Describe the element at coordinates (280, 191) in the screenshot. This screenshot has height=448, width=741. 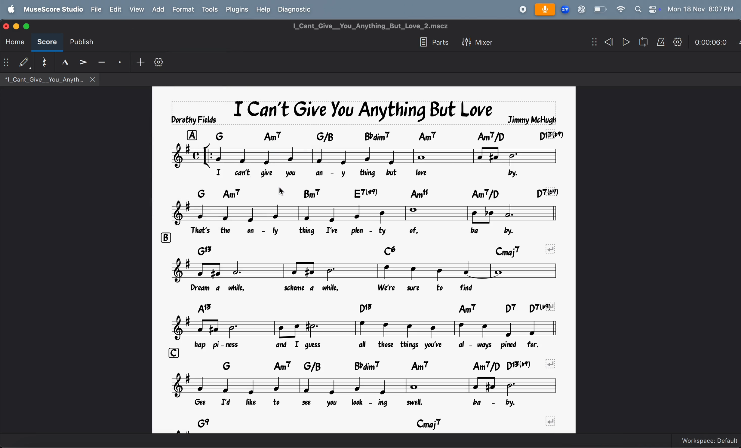
I see `cursor` at that location.